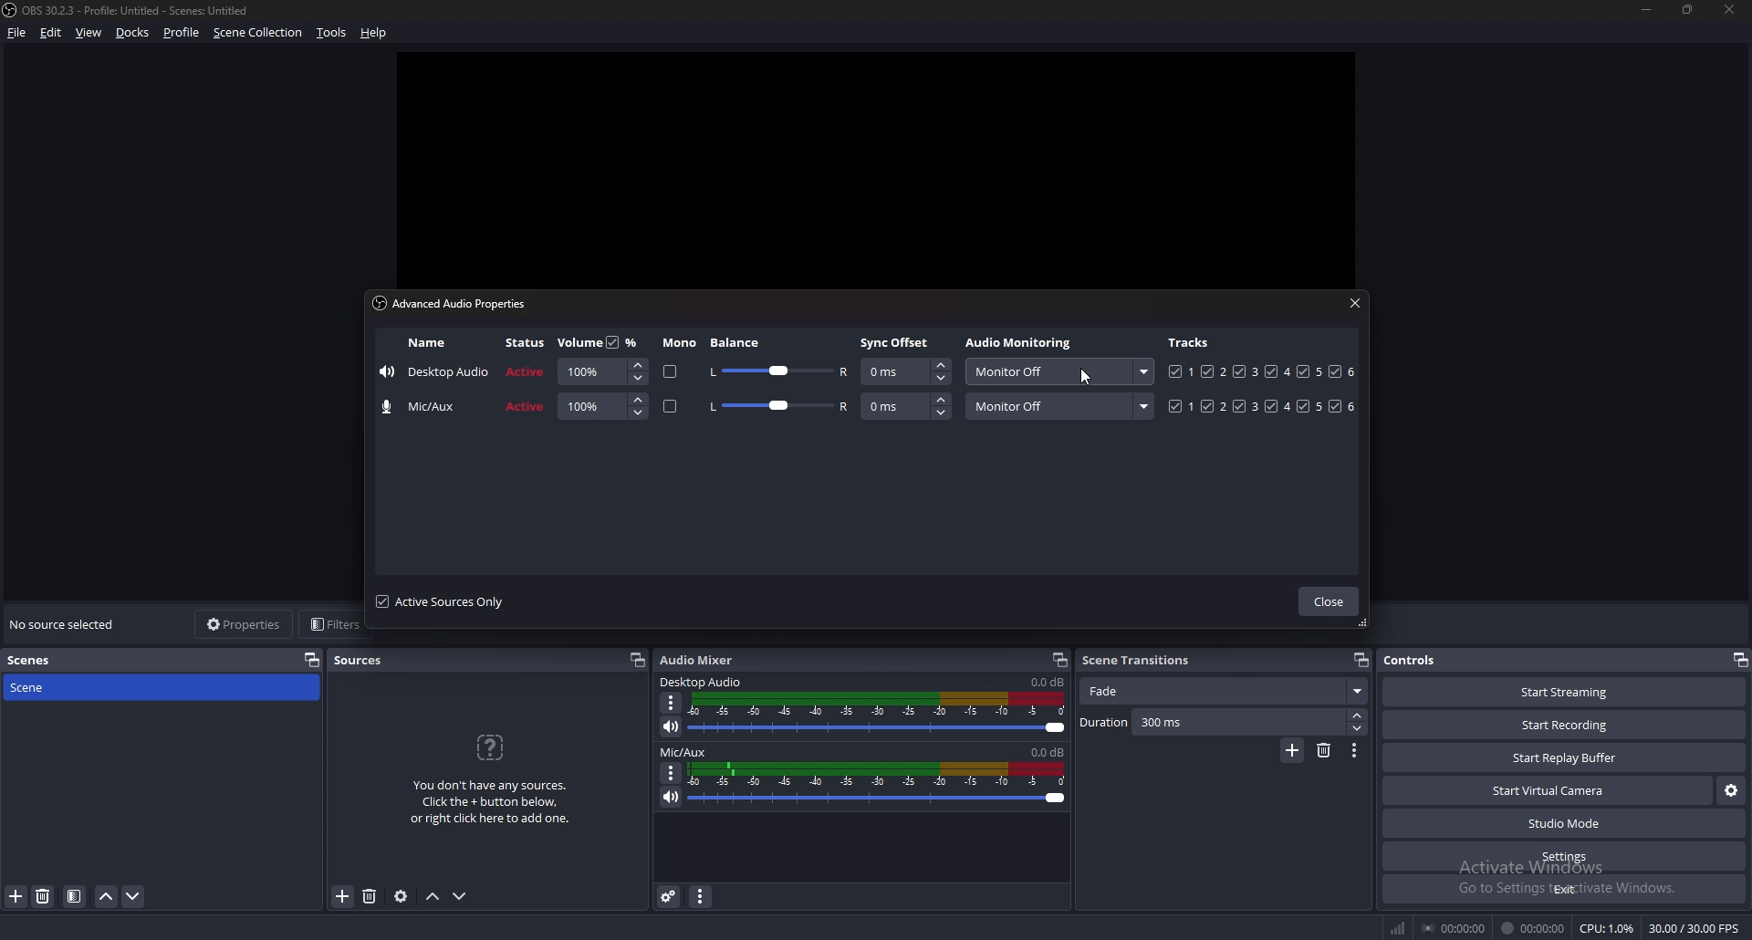 This screenshot has height=940, width=1752. Describe the element at coordinates (601, 371) in the screenshot. I see `volume adjust` at that location.